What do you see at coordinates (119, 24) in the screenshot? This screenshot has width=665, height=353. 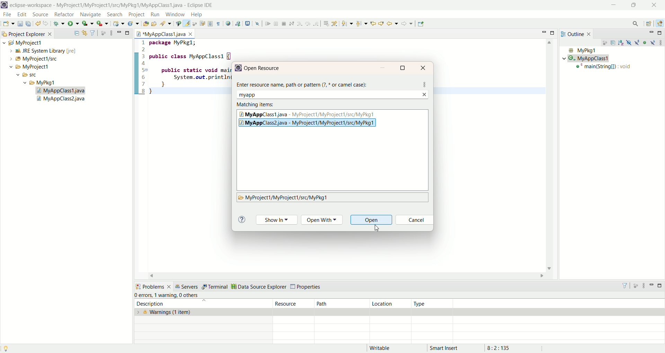 I see `create a dynamic web project` at bounding box center [119, 24].